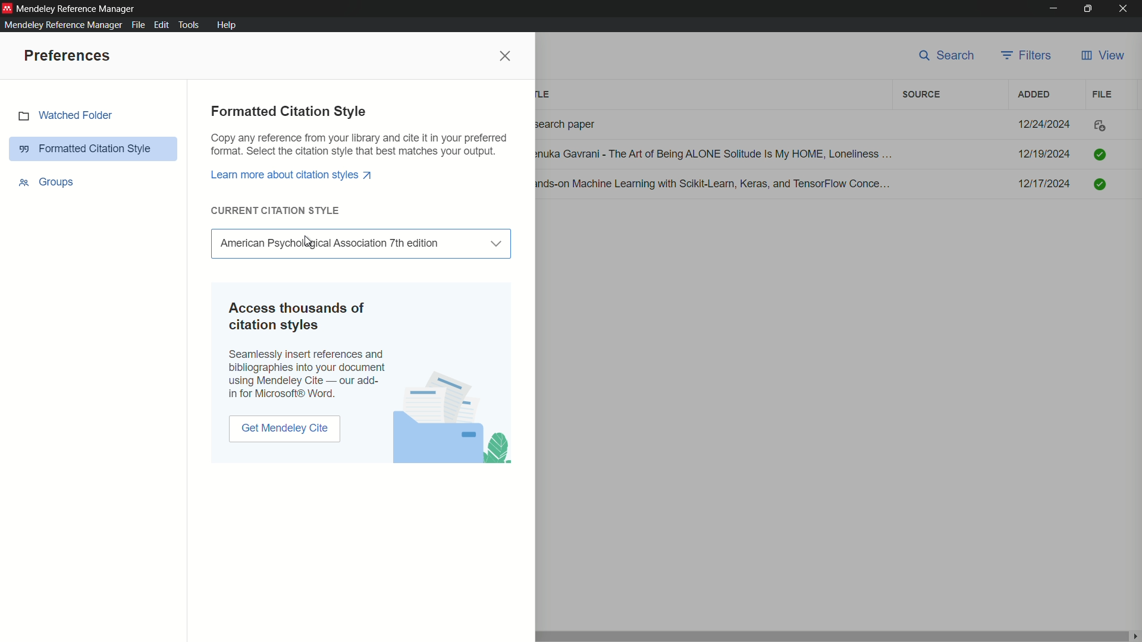 Image resolution: width=1142 pixels, height=642 pixels. I want to click on details, so click(829, 124).